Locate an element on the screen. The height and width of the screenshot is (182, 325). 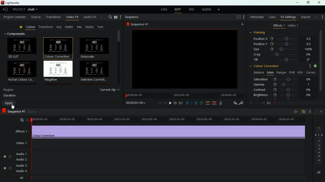
project name is located at coordinates (34, 9).